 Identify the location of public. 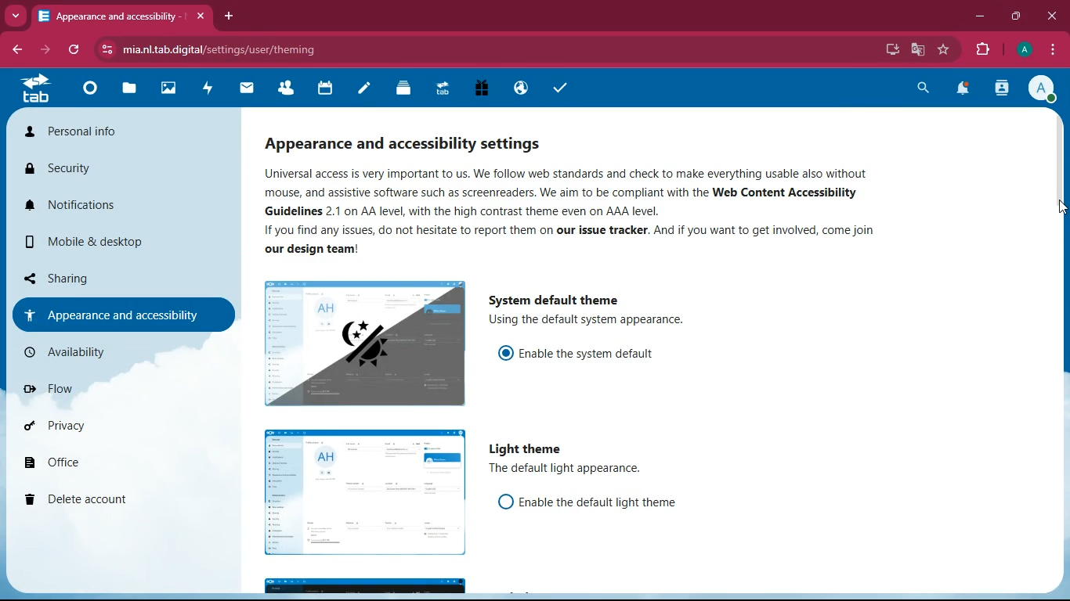
(519, 89).